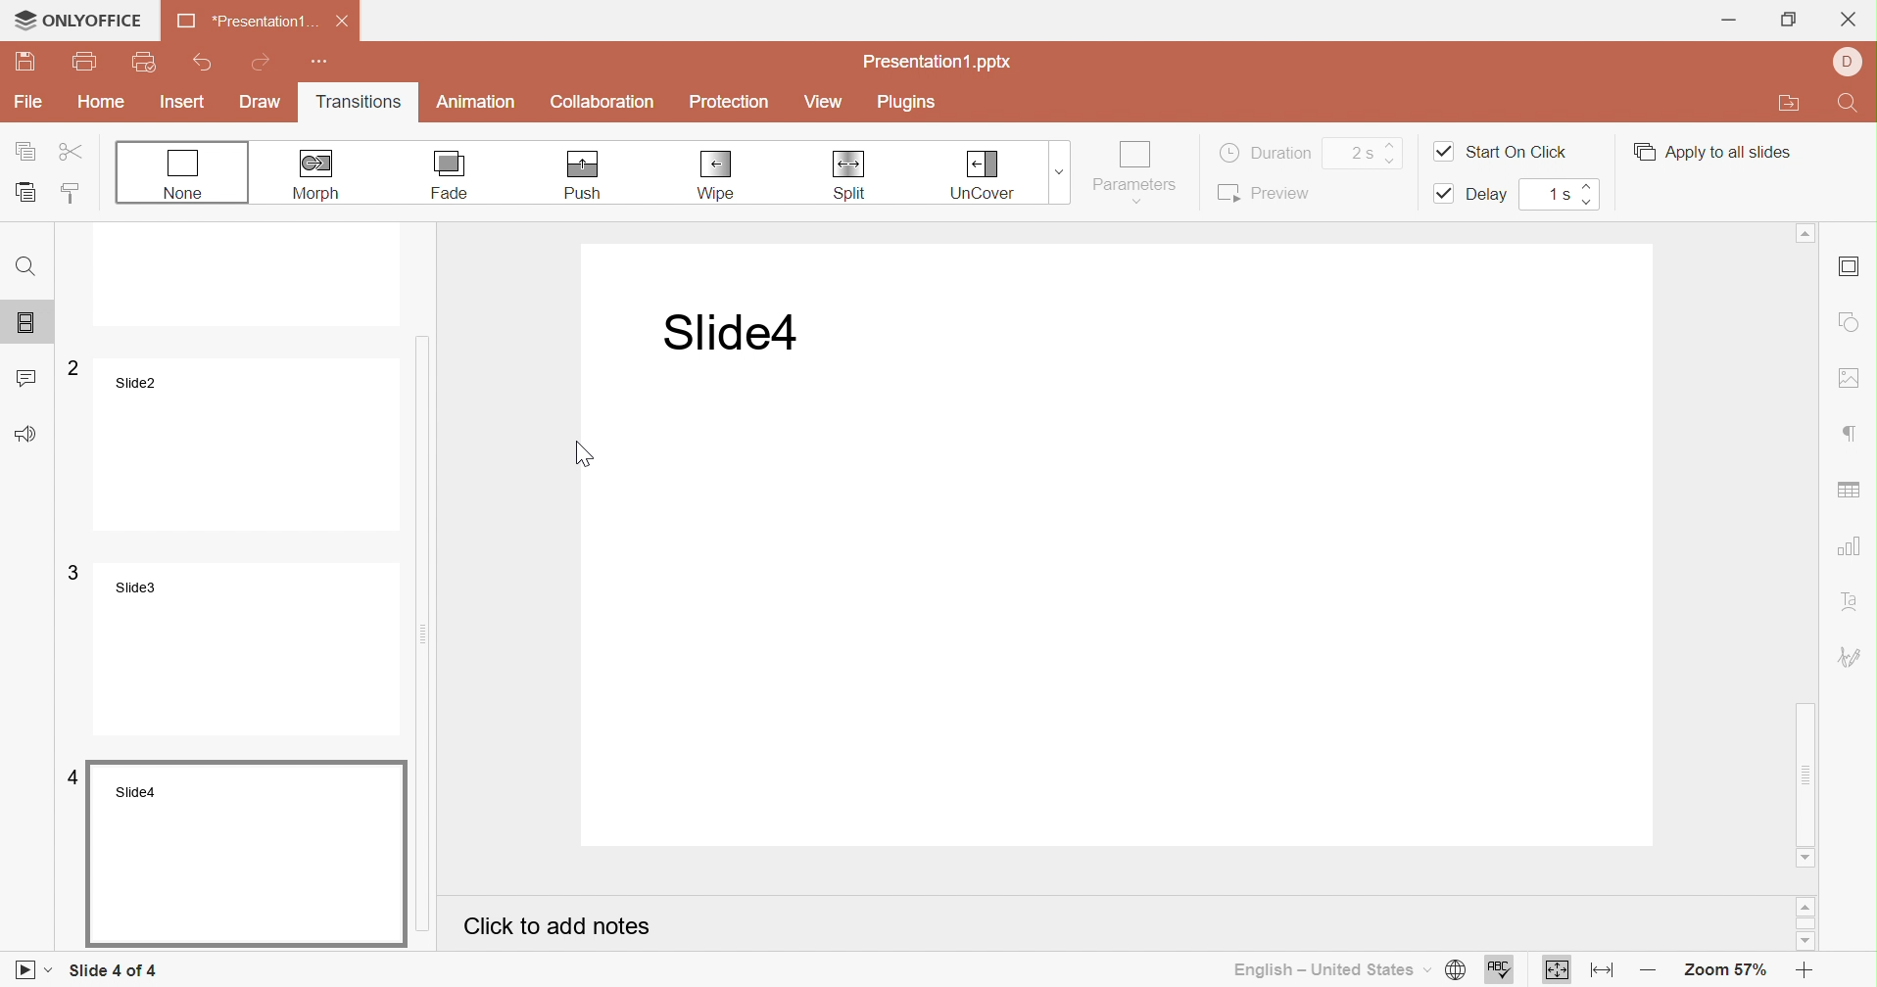 Image resolution: width=1877 pixels, height=987 pixels. What do you see at coordinates (31, 102) in the screenshot?
I see `File` at bounding box center [31, 102].